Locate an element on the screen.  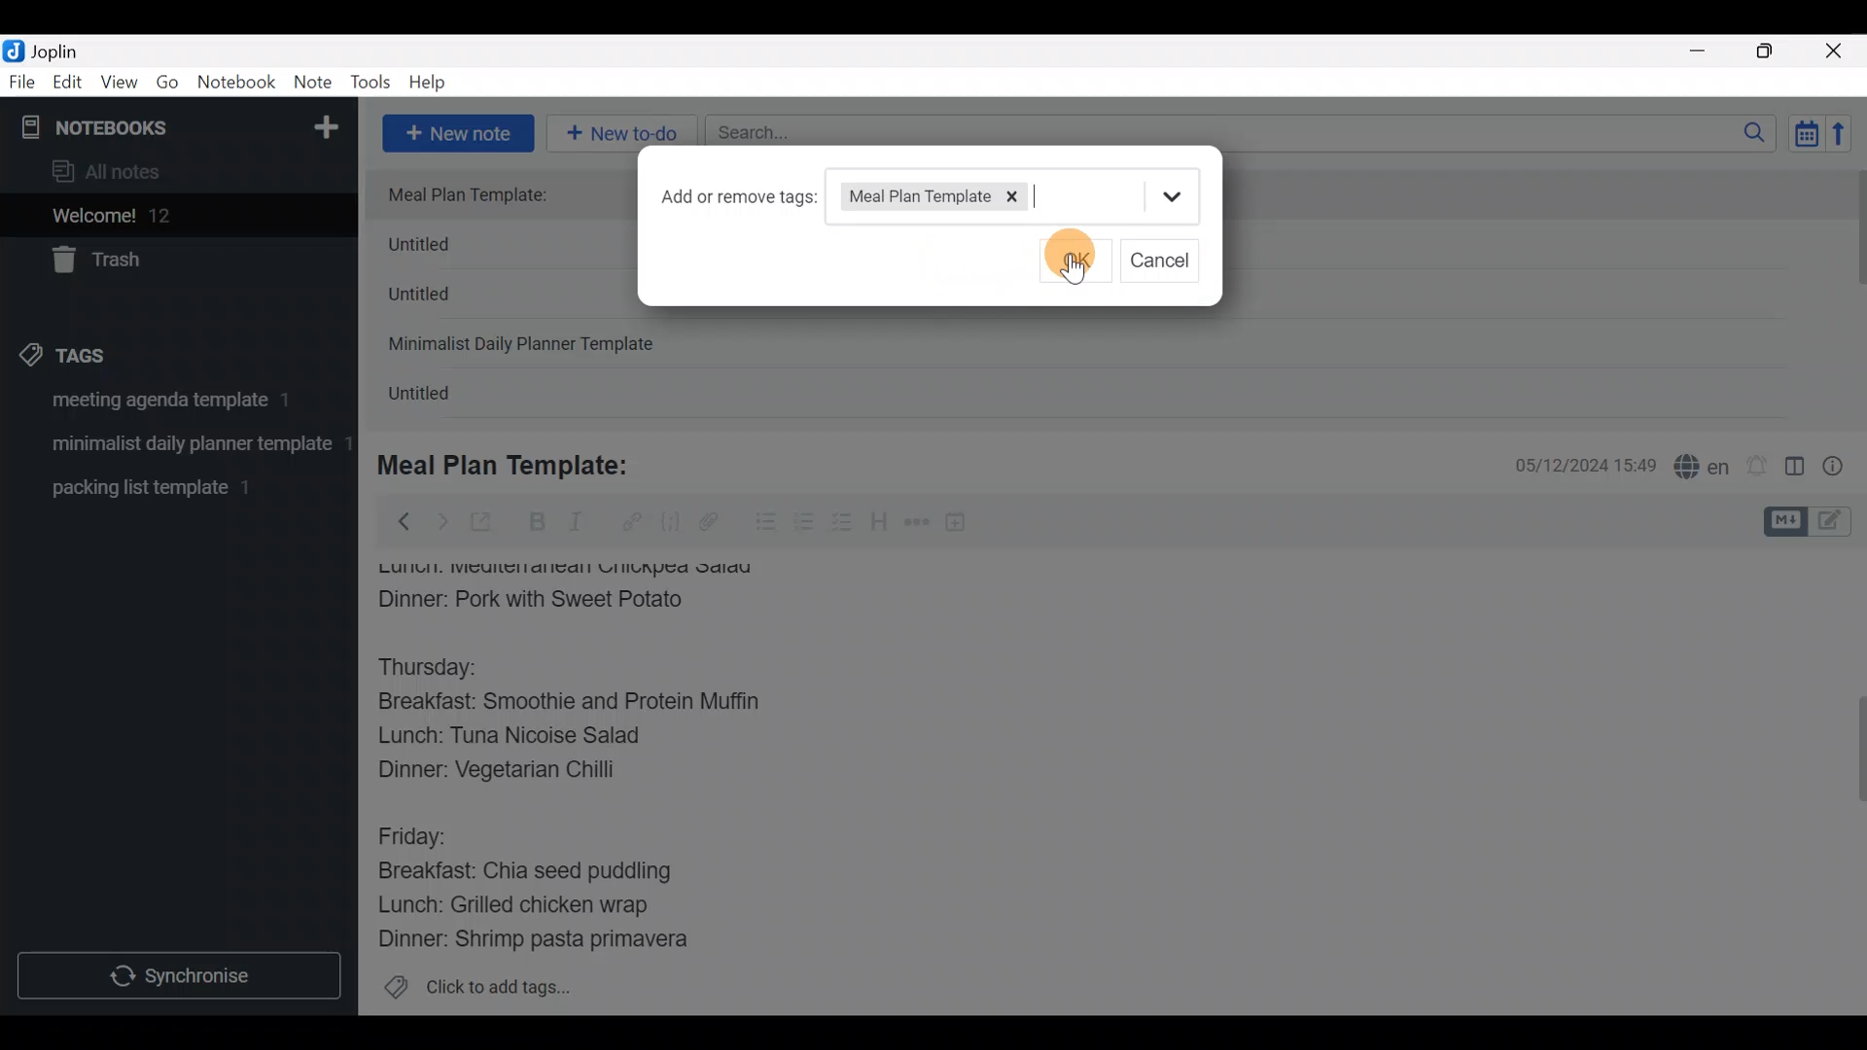
Back is located at coordinates (396, 520).